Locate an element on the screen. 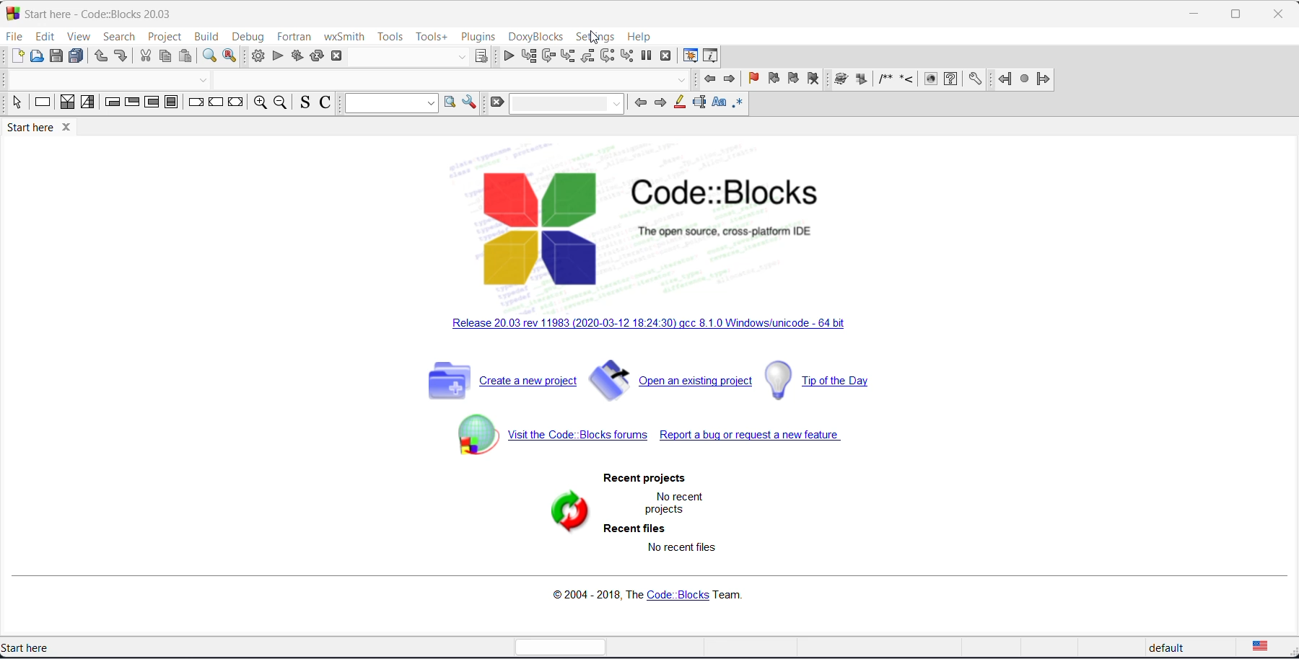 This screenshot has width=1299, height=659. break debugger is located at coordinates (647, 56).